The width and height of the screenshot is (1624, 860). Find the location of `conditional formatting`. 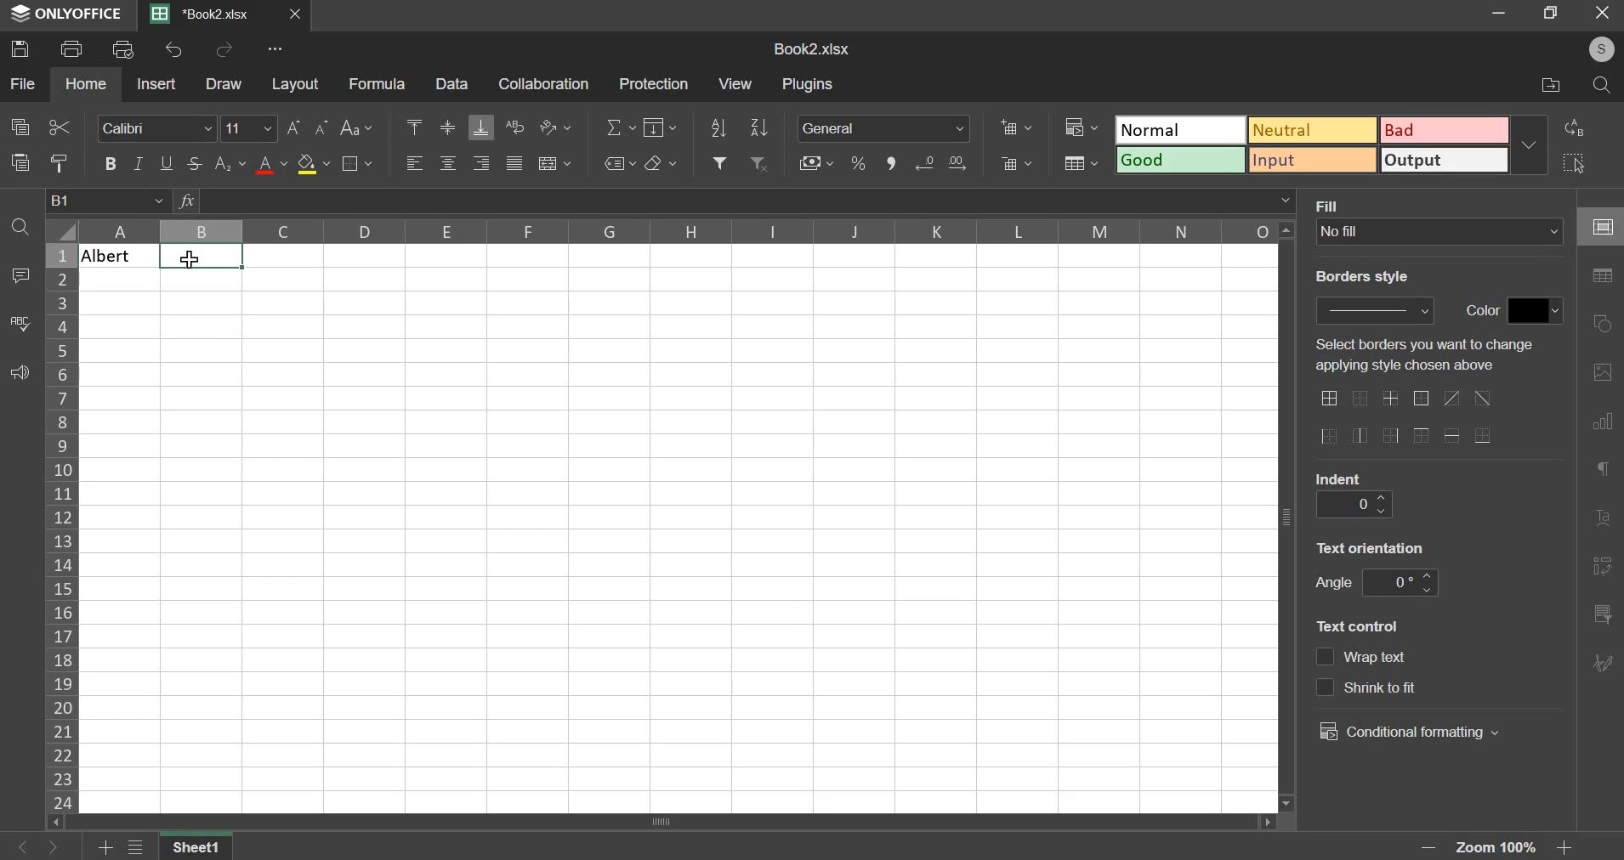

conditional formatting is located at coordinates (1081, 125).